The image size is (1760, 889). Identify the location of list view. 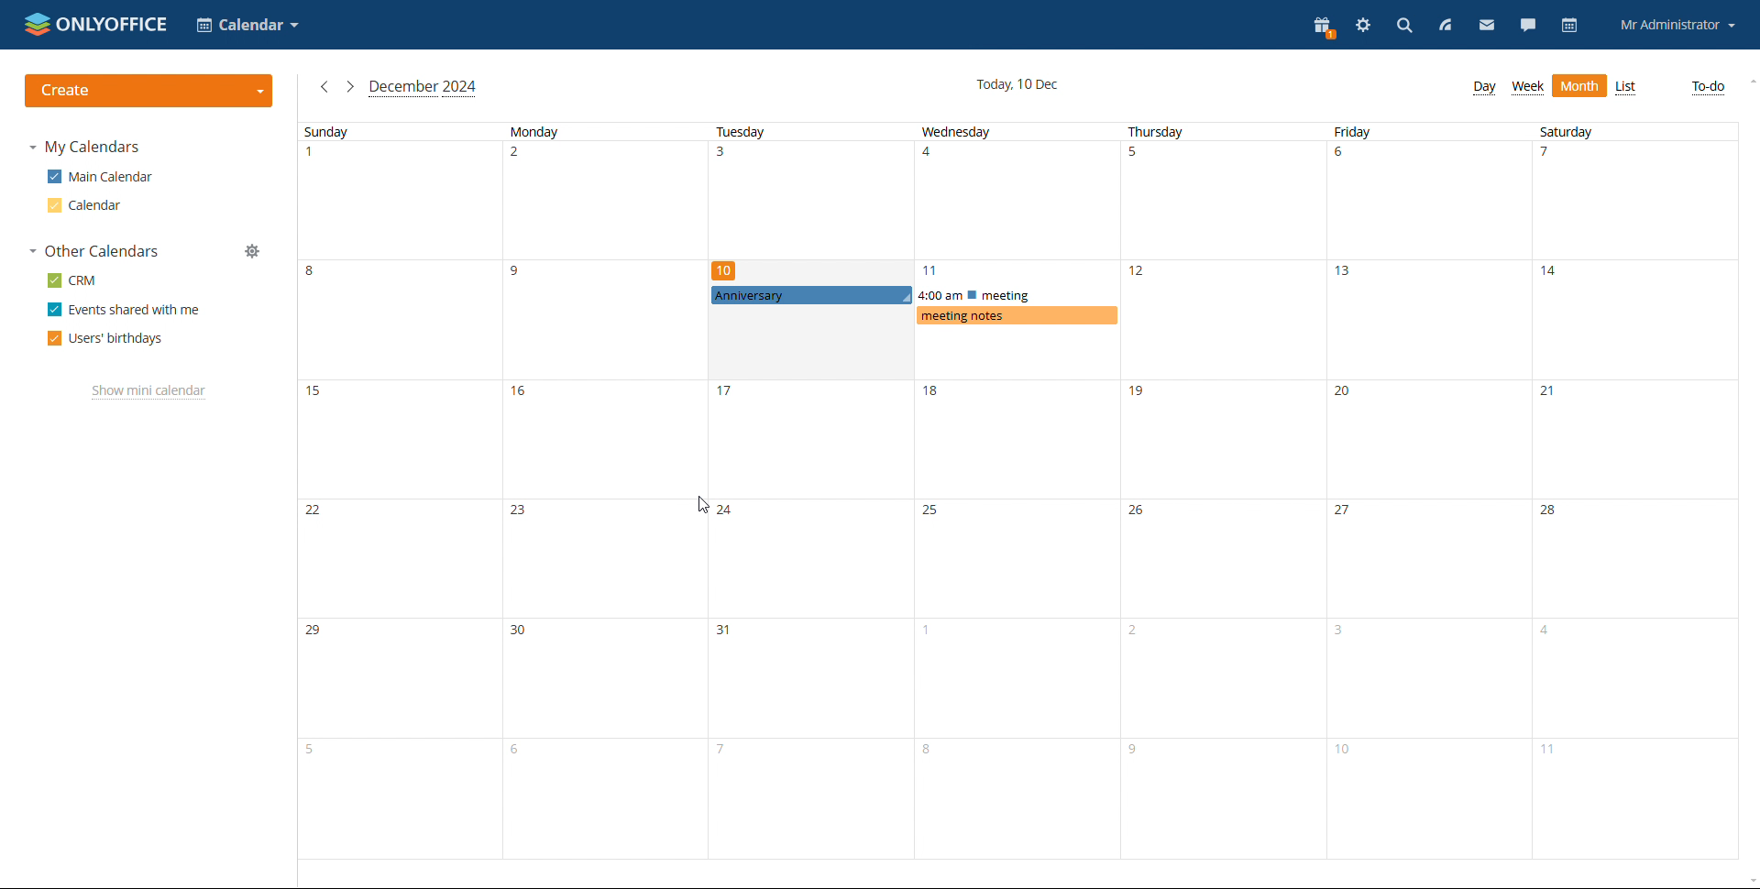
(1627, 88).